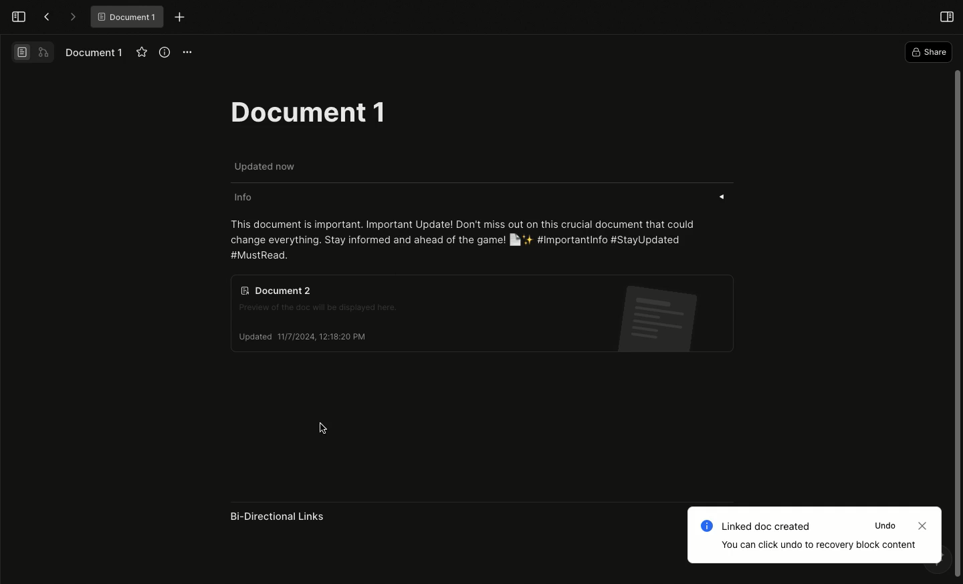 Image resolution: width=963 pixels, height=584 pixels. Describe the element at coordinates (180, 18) in the screenshot. I see `New tab` at that location.